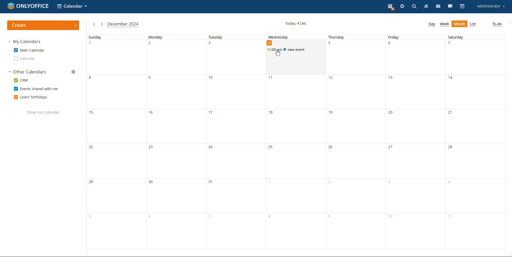  Describe the element at coordinates (30, 97) in the screenshot. I see `users' birthdays` at that location.